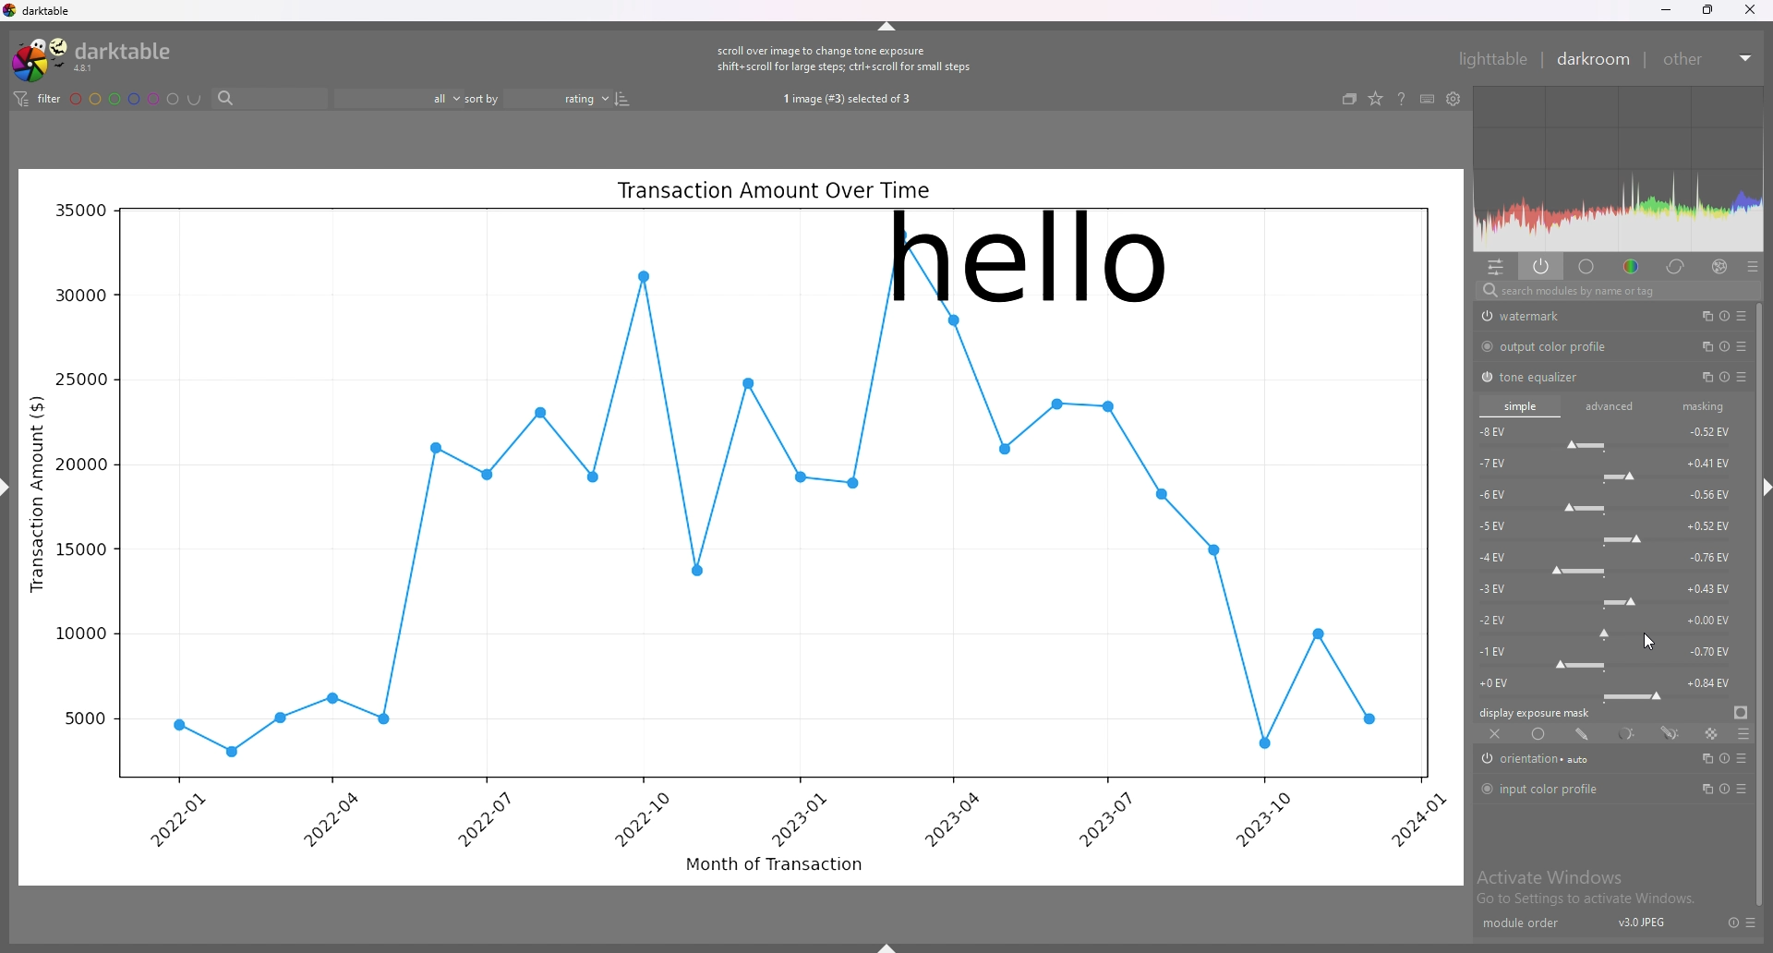 Image resolution: width=1773 pixels, height=953 pixels. Describe the element at coordinates (773, 190) in the screenshot. I see `Transaction Amount Over Time` at that location.